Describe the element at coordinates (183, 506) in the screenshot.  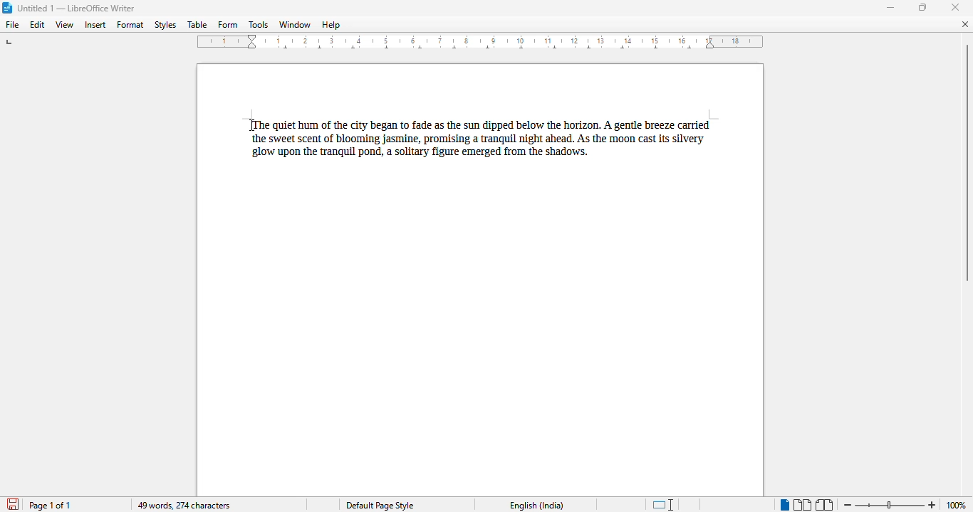
I see `49 words, 274 characters` at that location.